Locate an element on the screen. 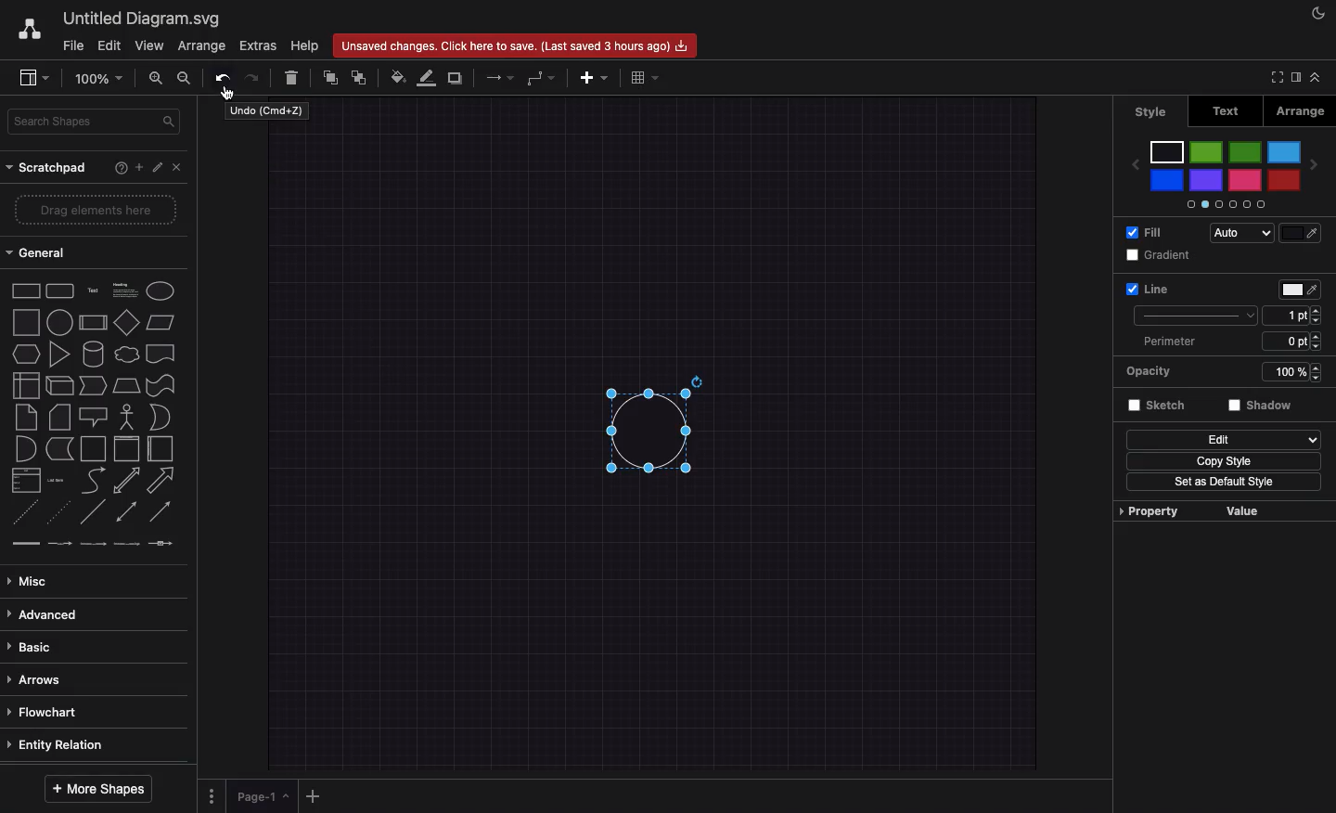 The width and height of the screenshot is (1336, 813). Add is located at coordinates (137, 168).